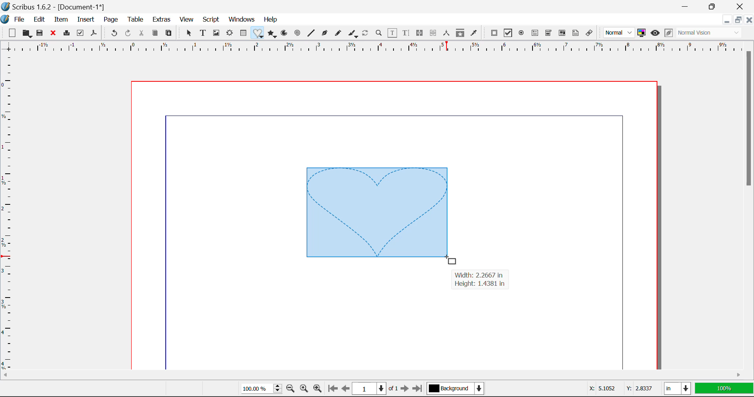 Image resolution: width=754 pixels, height=397 pixels. What do you see at coordinates (724, 389) in the screenshot?
I see `100%` at bounding box center [724, 389].